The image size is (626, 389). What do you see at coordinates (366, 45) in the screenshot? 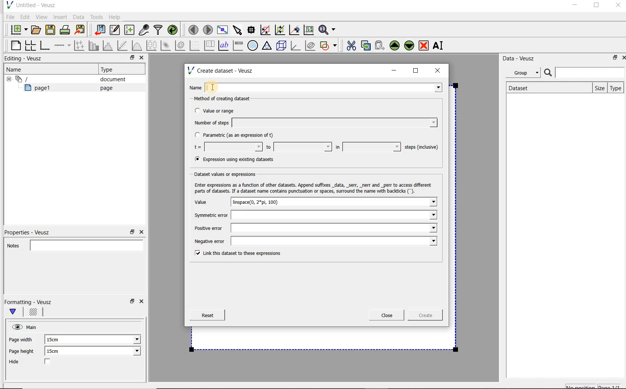
I see `copy the selected widget` at bounding box center [366, 45].